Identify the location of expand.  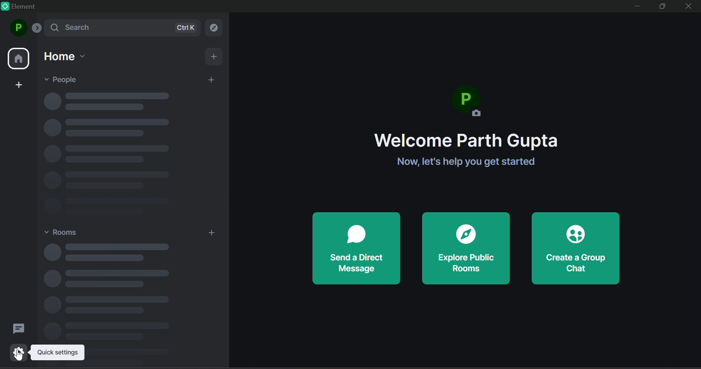
(38, 30).